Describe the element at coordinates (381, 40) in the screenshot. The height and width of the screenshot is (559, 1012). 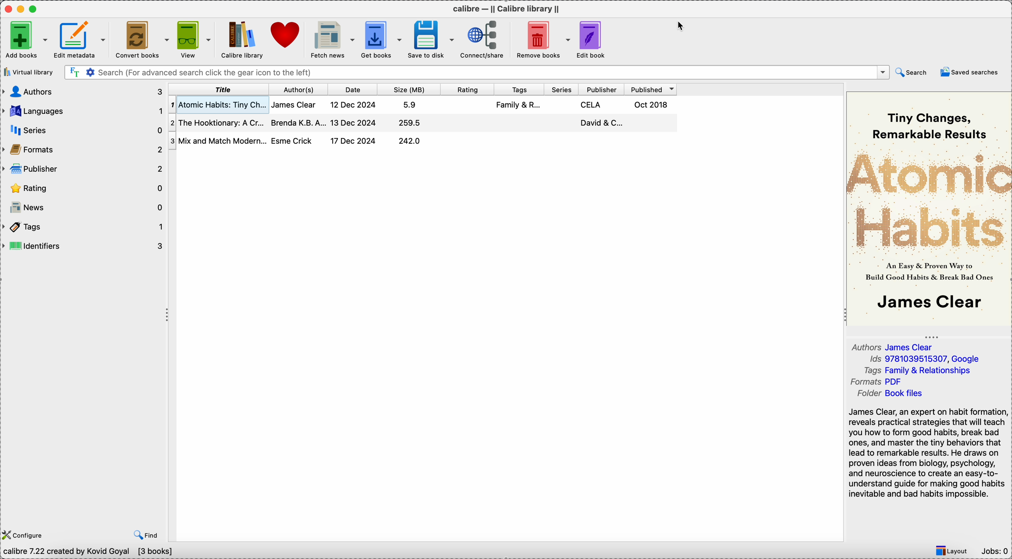
I see `get books` at that location.